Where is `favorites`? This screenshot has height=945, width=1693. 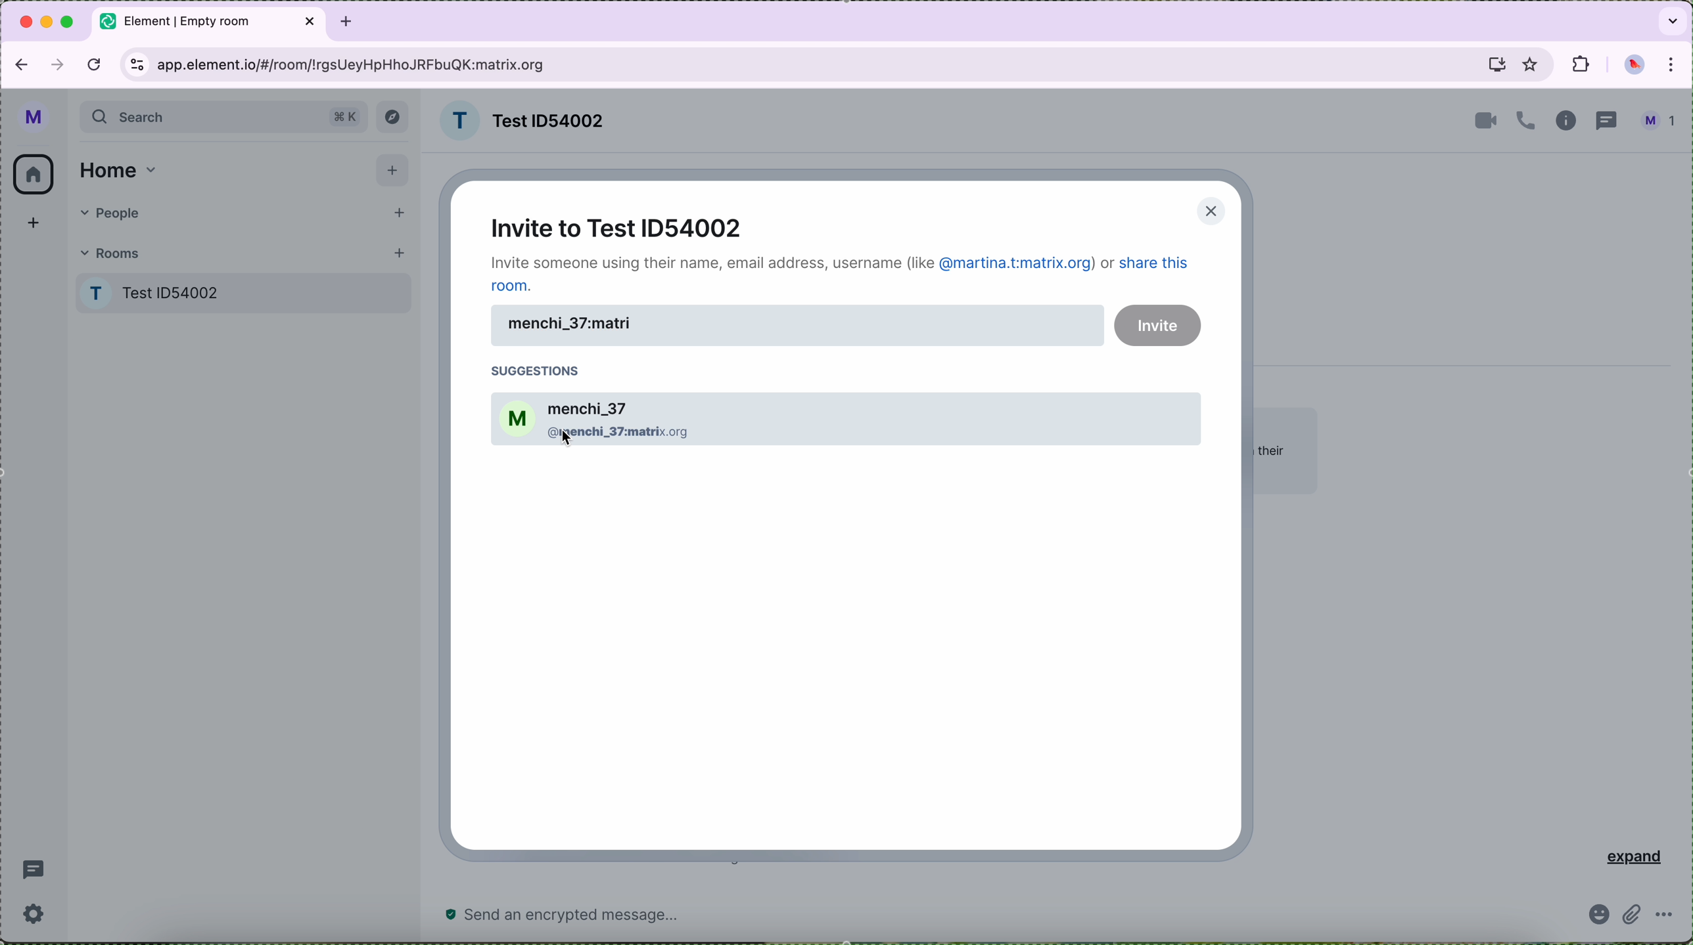 favorites is located at coordinates (1530, 64).